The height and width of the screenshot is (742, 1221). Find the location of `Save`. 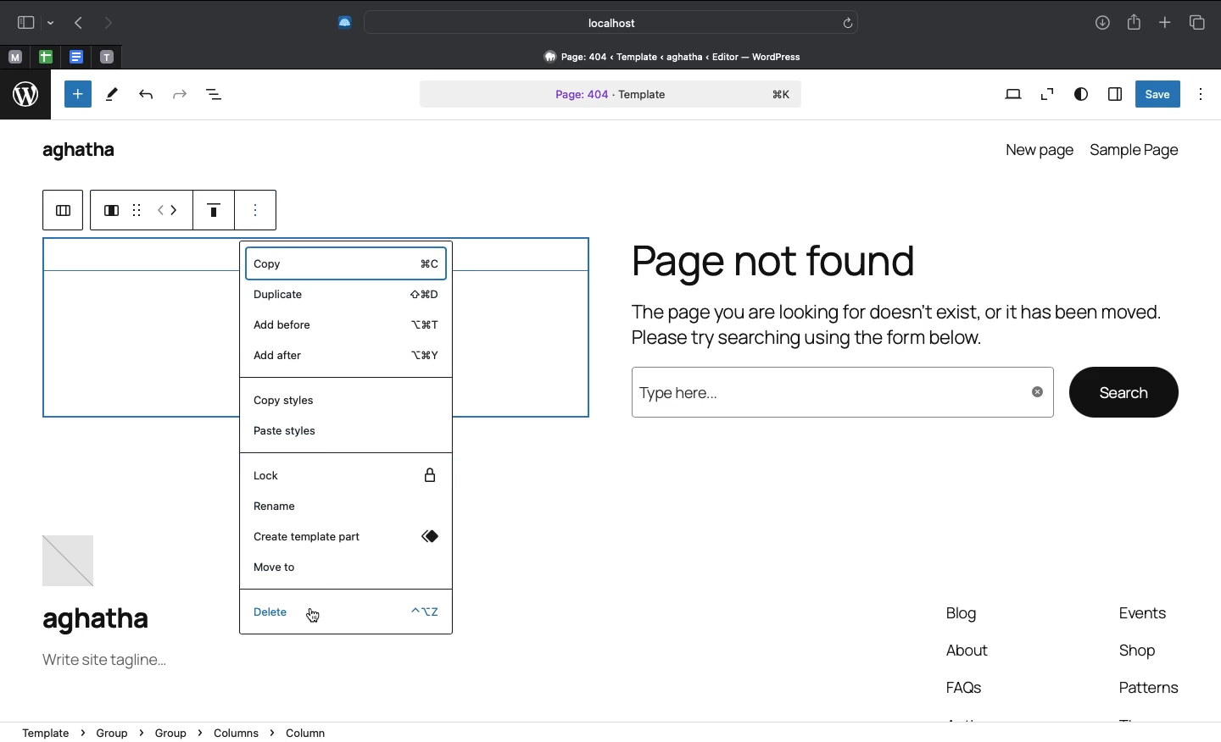

Save is located at coordinates (1158, 94).